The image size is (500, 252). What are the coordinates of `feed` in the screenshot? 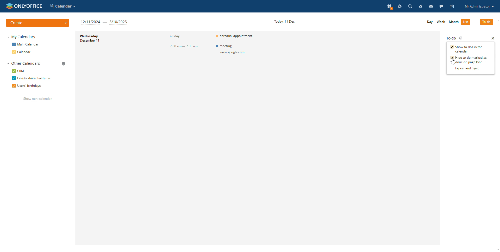 It's located at (421, 6).